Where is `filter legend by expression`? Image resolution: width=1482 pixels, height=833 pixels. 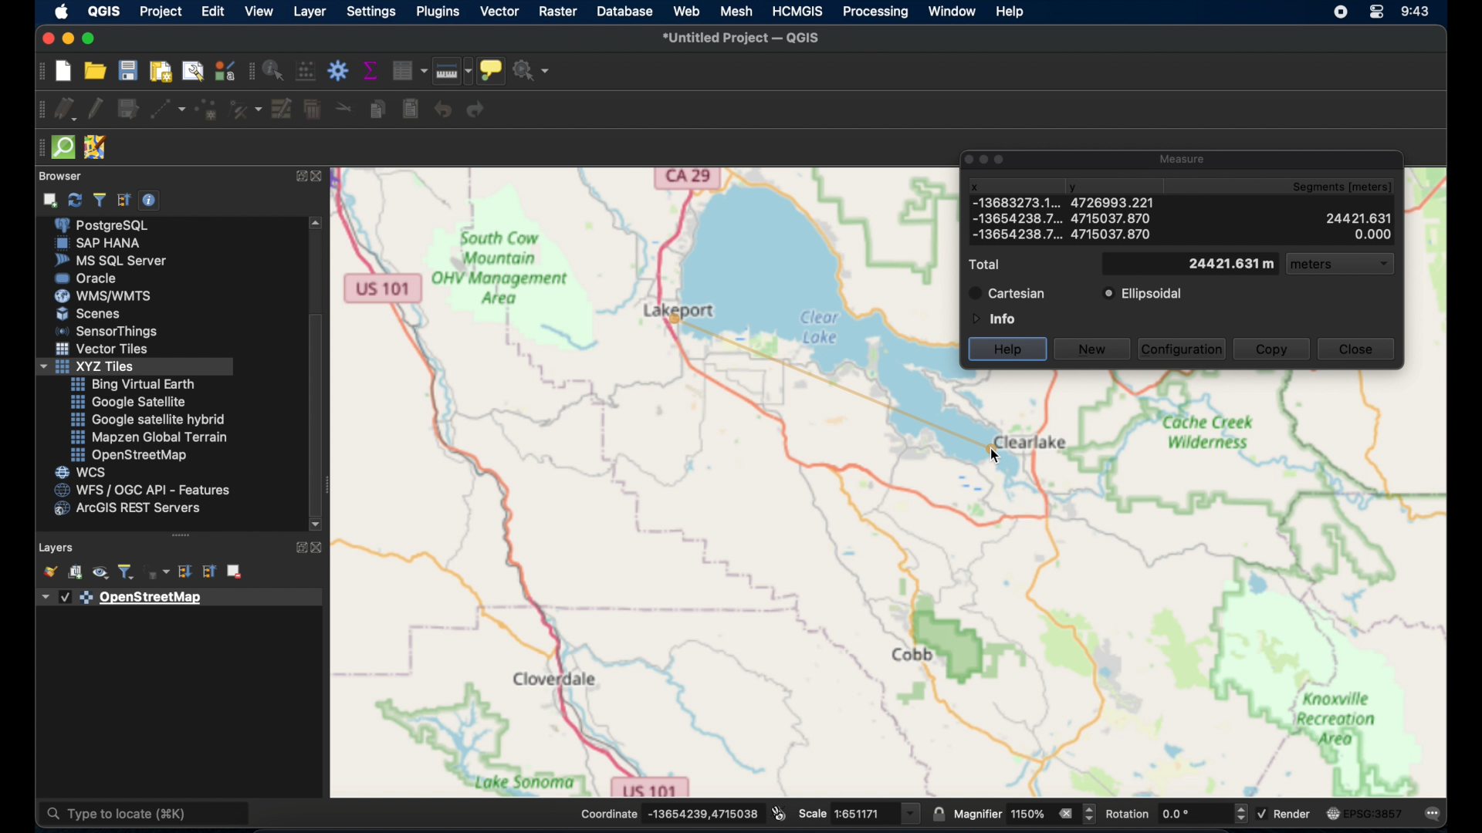
filter legend by expression is located at coordinates (159, 572).